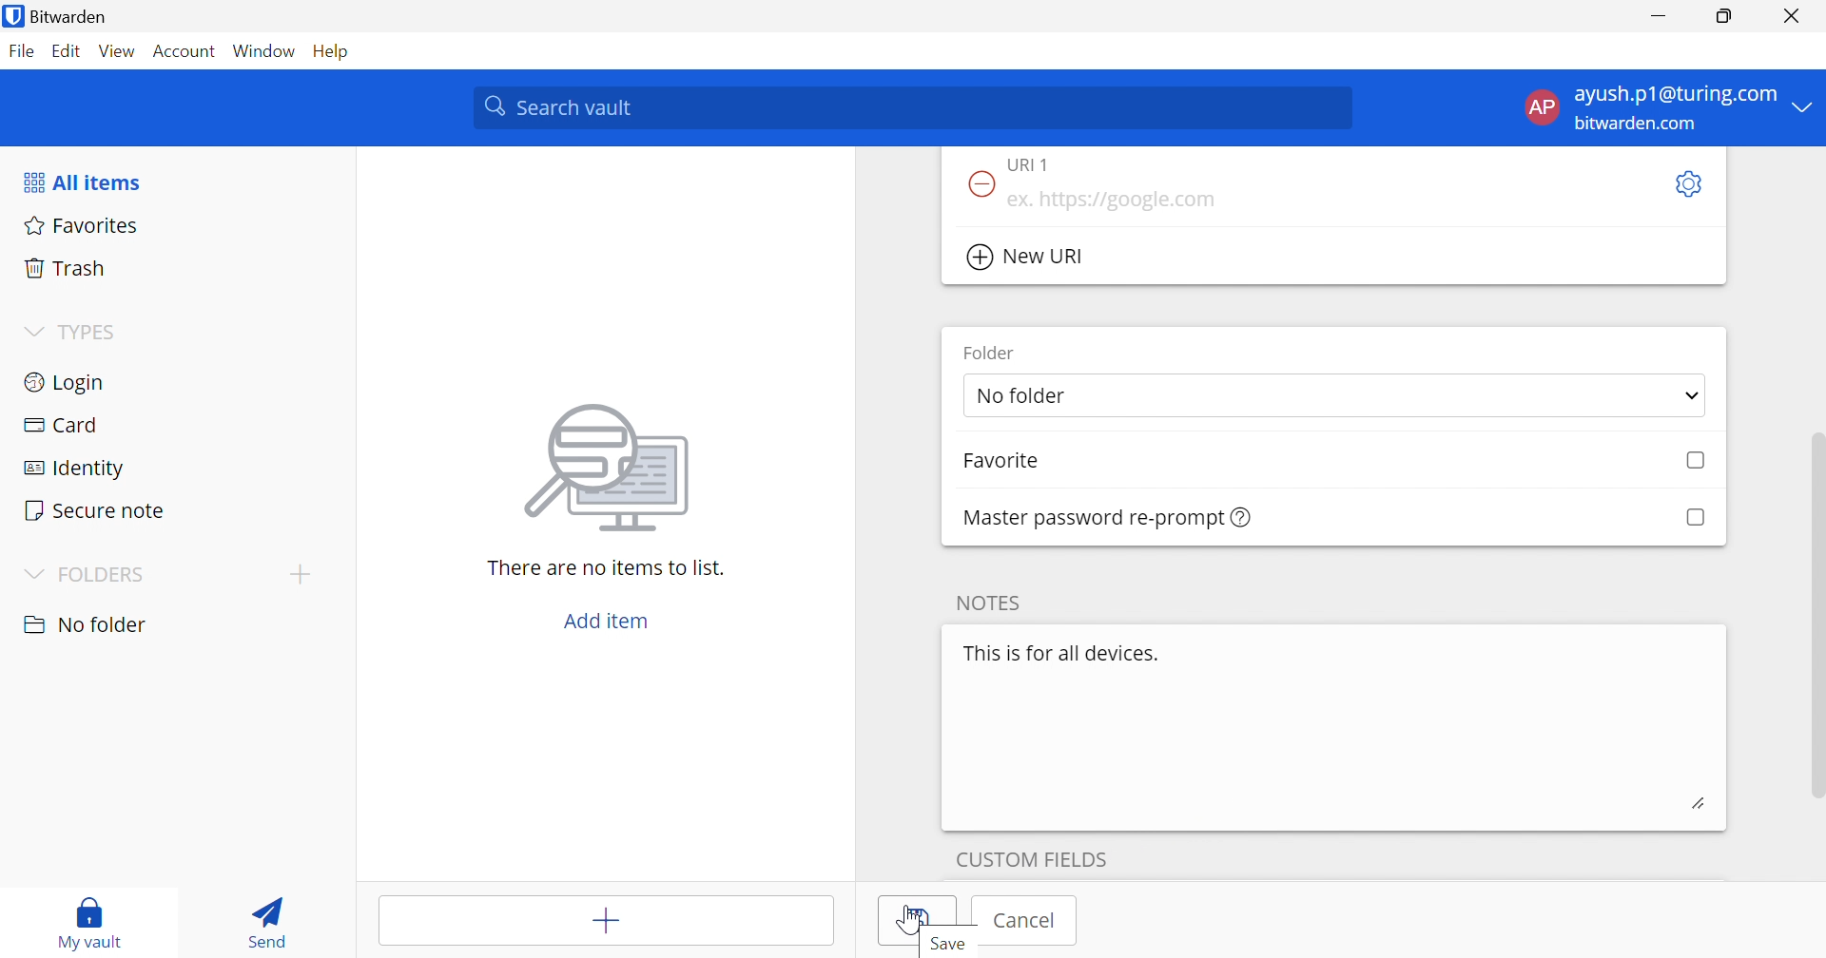 The height and width of the screenshot is (958, 1826). What do you see at coordinates (1040, 163) in the screenshot?
I see `URI 1` at bounding box center [1040, 163].